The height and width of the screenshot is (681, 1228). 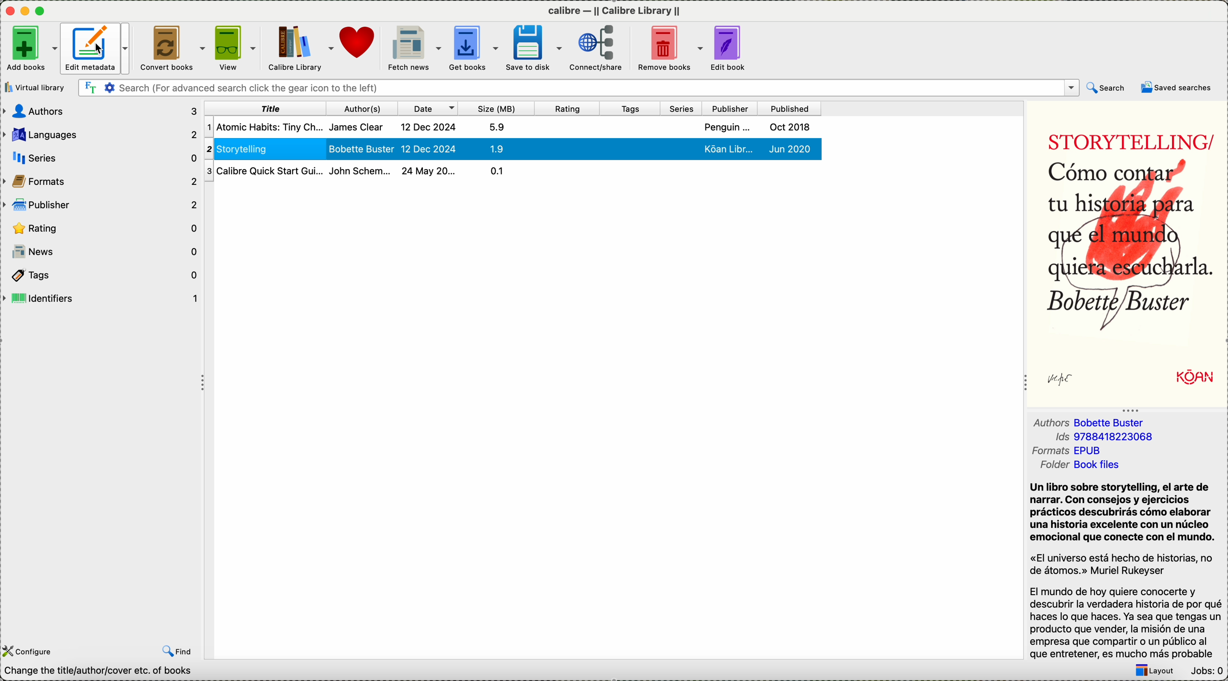 What do you see at coordinates (1174, 88) in the screenshot?
I see `saved searches` at bounding box center [1174, 88].